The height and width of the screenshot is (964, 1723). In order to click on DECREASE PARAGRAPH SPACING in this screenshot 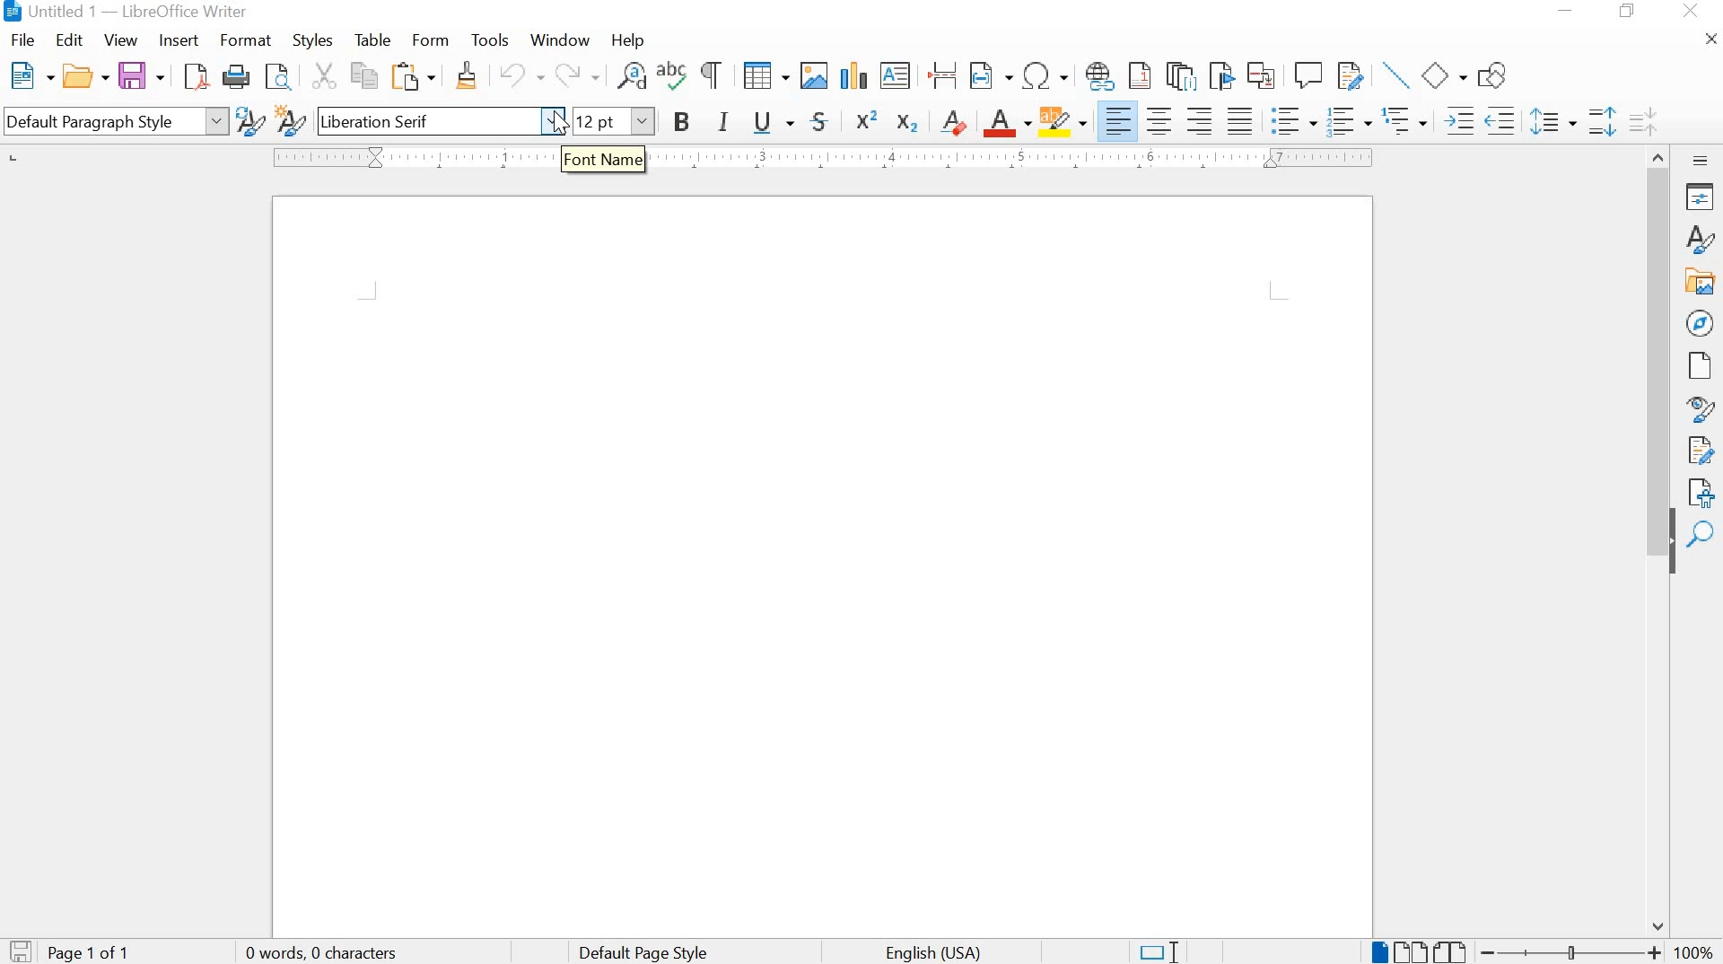, I will do `click(1641, 119)`.